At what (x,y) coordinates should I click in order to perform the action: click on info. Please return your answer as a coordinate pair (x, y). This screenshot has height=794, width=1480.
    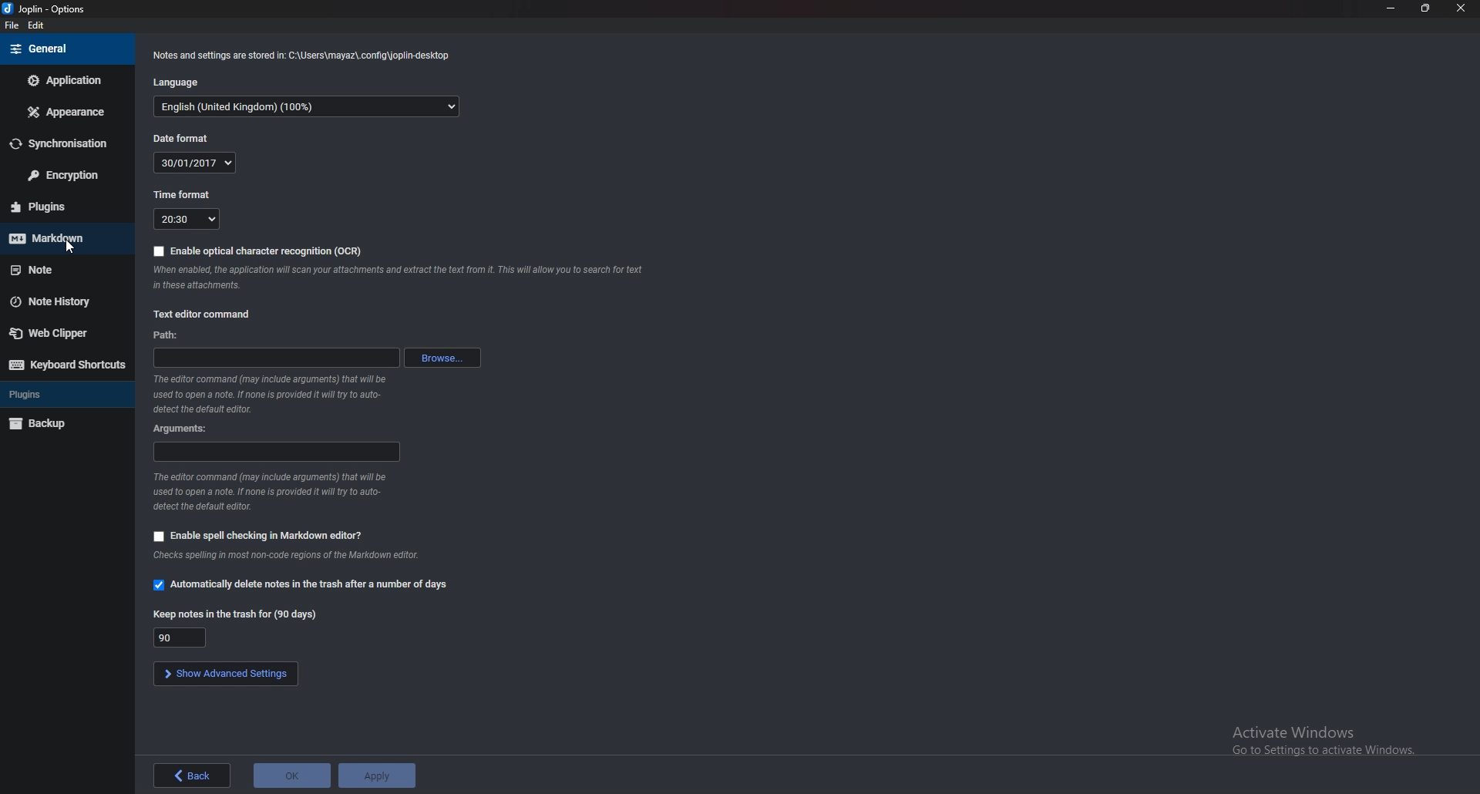
    Looking at the image, I should click on (268, 393).